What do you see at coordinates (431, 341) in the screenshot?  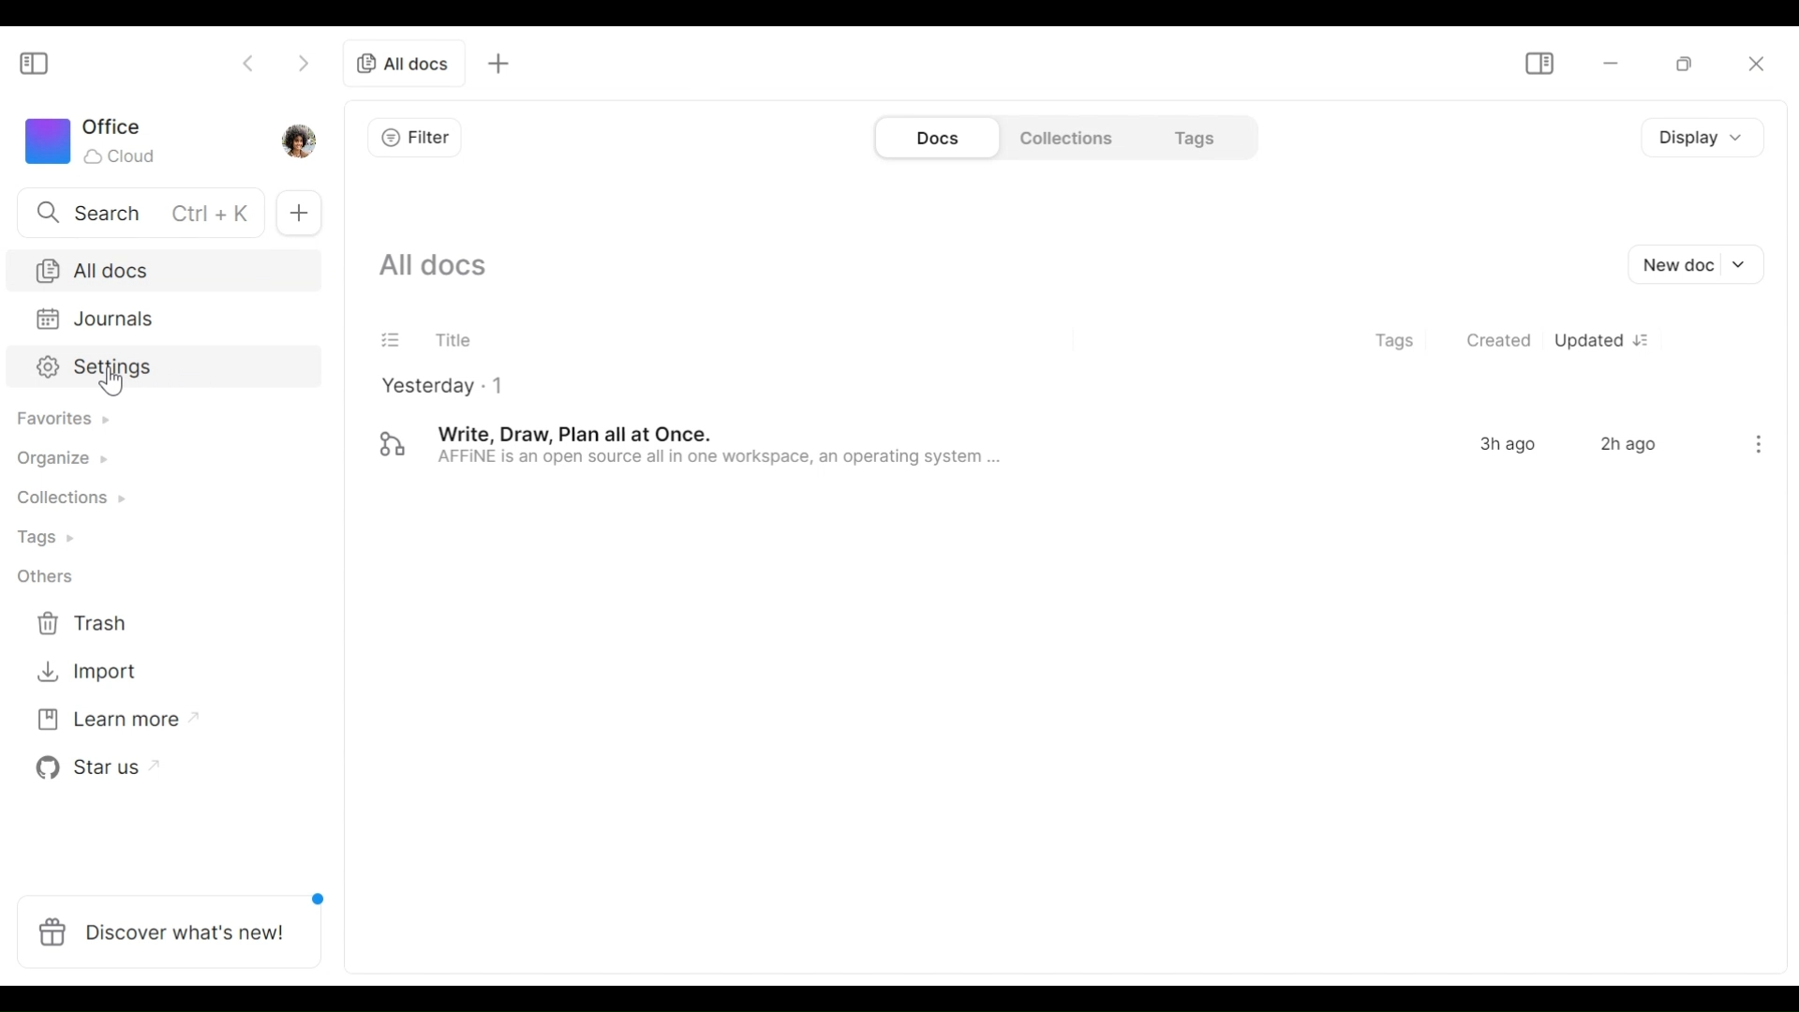 I see `Title` at bounding box center [431, 341].